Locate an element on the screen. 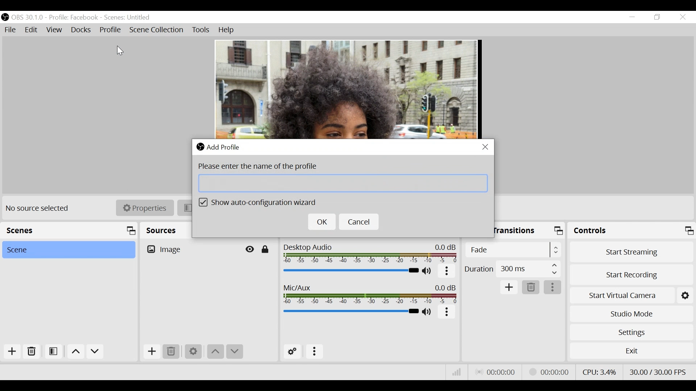 Image resolution: width=696 pixels, height=391 pixels. Settings is located at coordinates (192, 352).